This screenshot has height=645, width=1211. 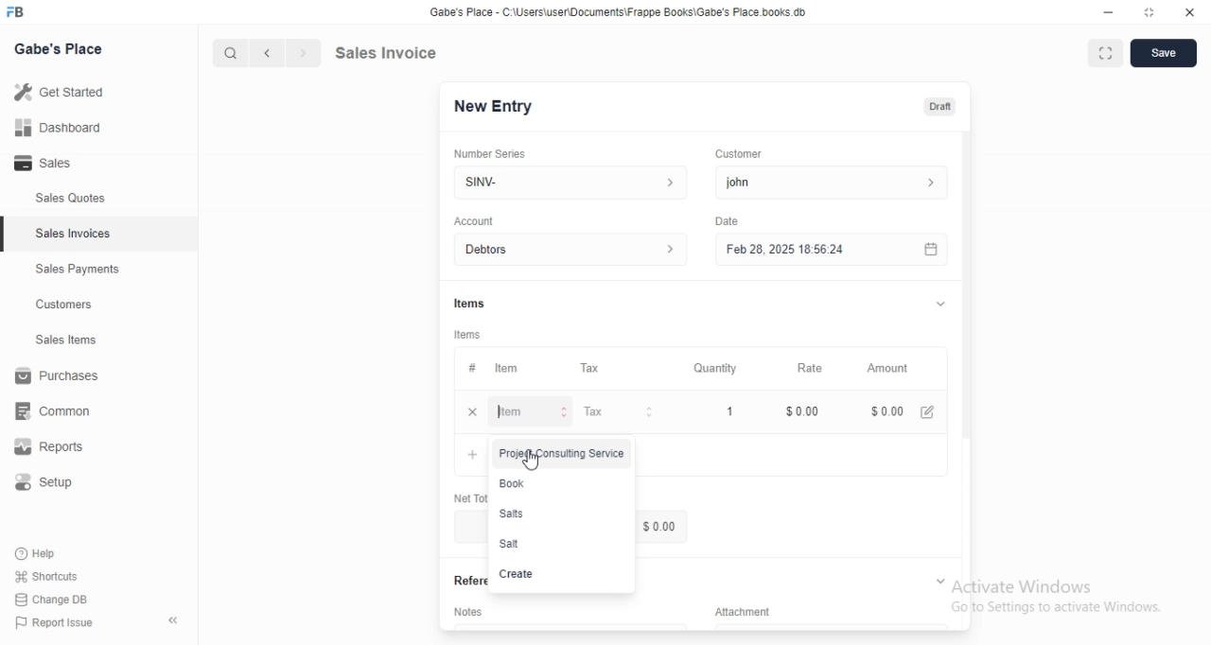 I want to click on PP Report Issue., so click(x=61, y=626).